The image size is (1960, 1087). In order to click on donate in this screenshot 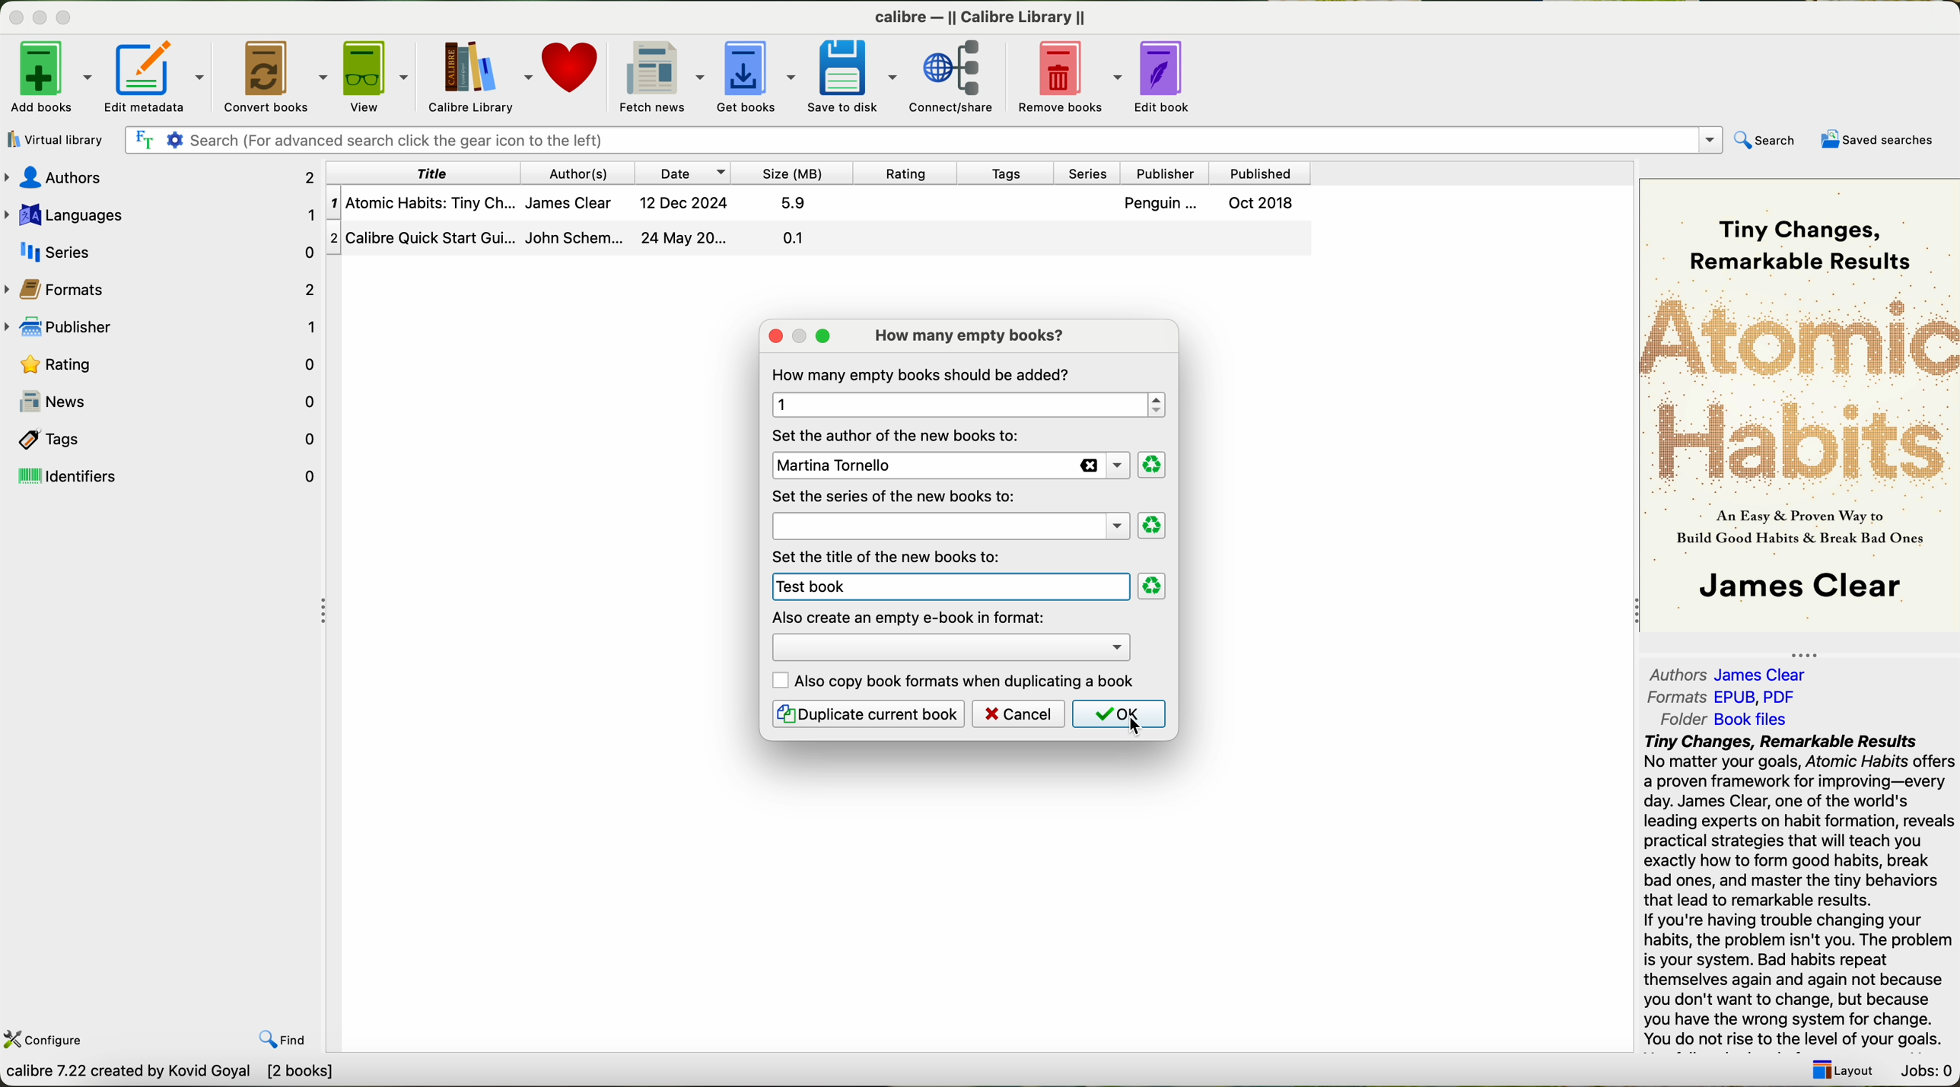, I will do `click(572, 69)`.